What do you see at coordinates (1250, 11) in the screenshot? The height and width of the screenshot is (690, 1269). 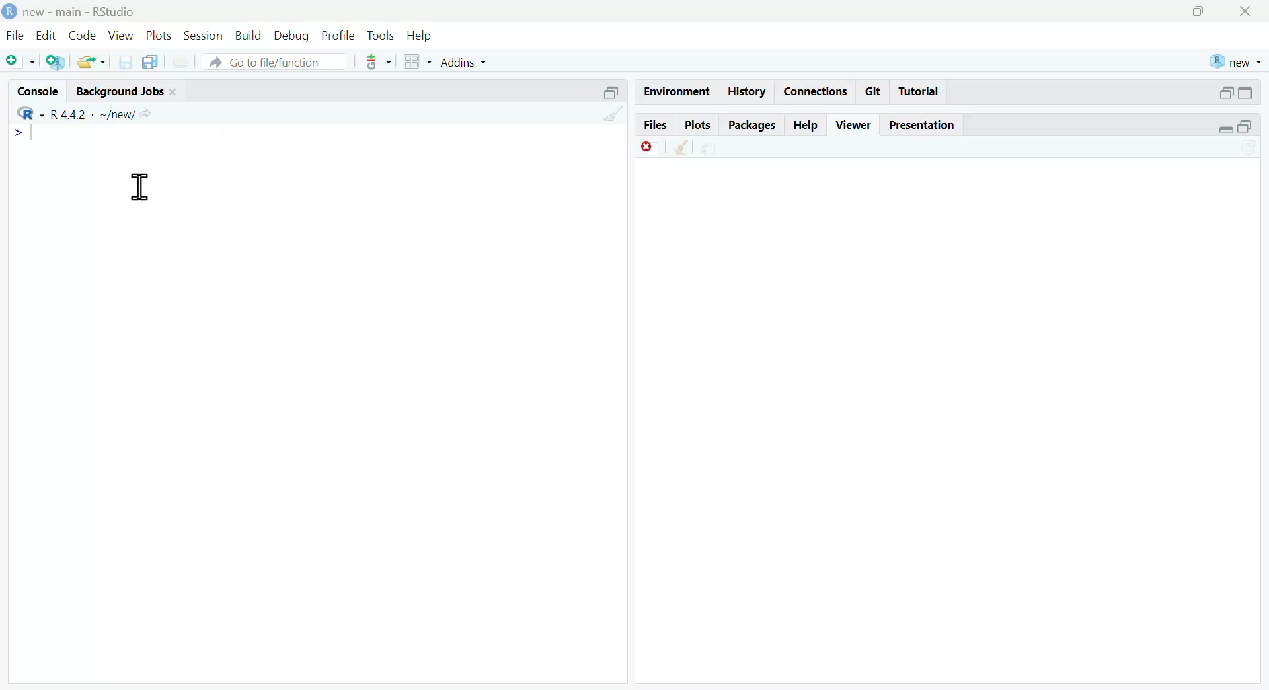 I see `close` at bounding box center [1250, 11].